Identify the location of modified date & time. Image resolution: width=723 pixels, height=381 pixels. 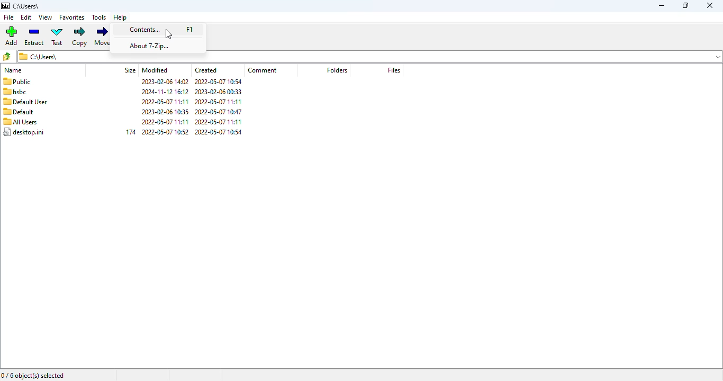
(165, 106).